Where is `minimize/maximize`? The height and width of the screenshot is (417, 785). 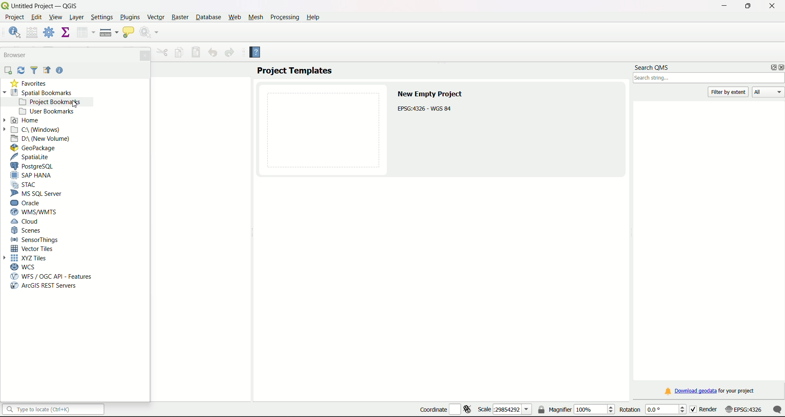
minimize/maximize is located at coordinates (747, 6).